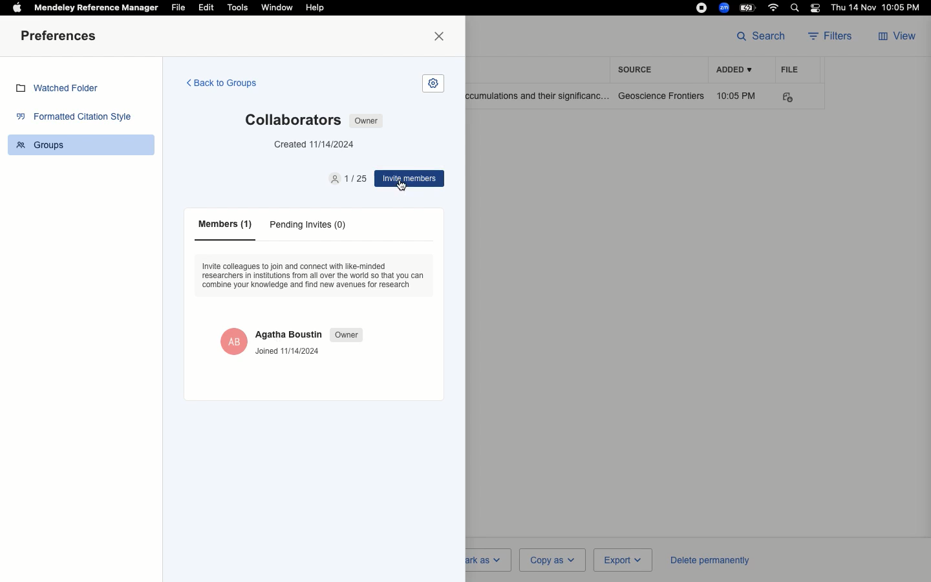  I want to click on Delete permanently, so click(707, 559).